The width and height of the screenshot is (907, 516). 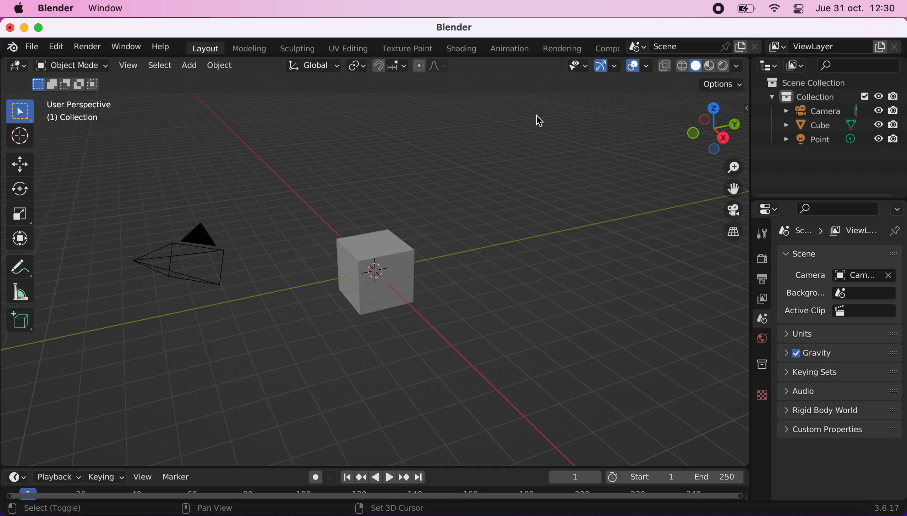 What do you see at coordinates (776, 9) in the screenshot?
I see `wifi` at bounding box center [776, 9].